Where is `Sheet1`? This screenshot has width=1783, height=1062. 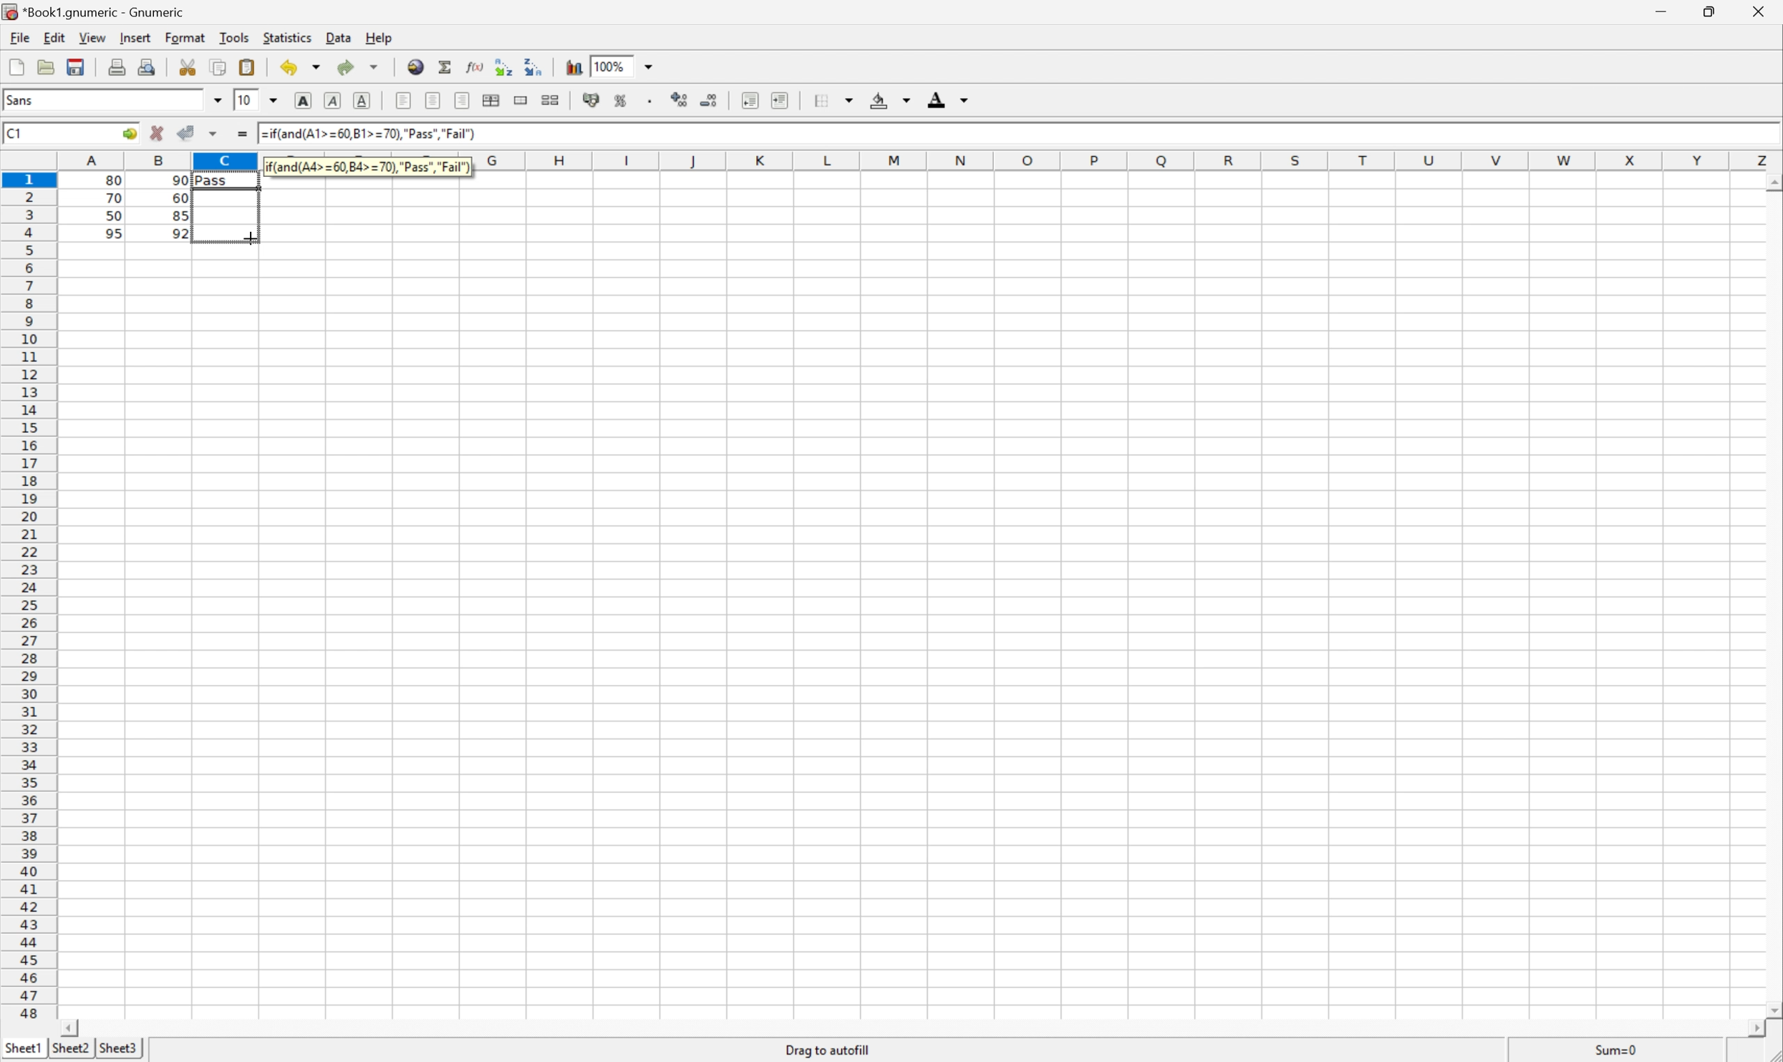 Sheet1 is located at coordinates (24, 1046).